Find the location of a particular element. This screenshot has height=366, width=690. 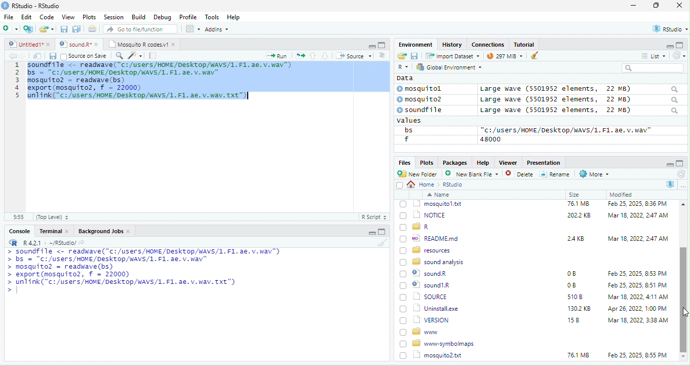

brush is located at coordinates (529, 56).